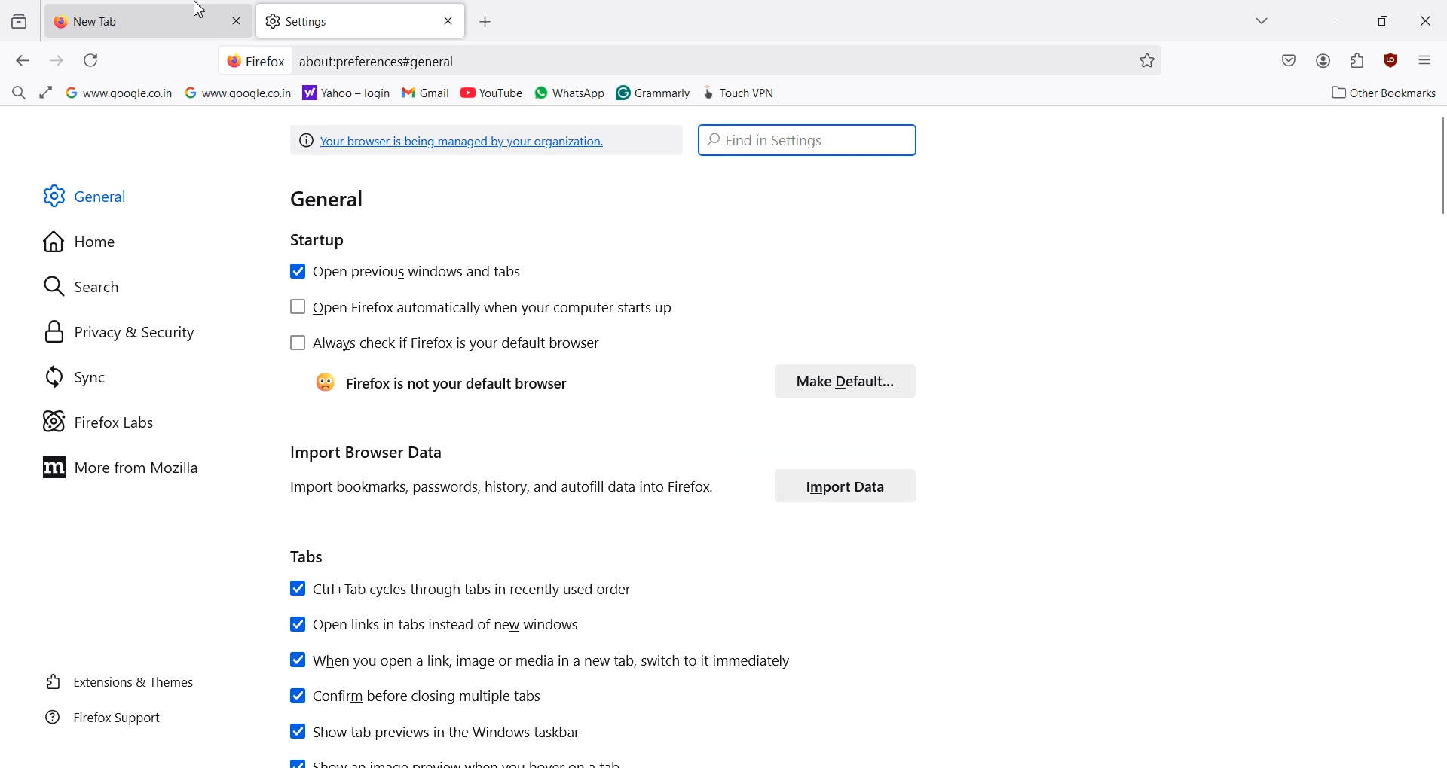 The image size is (1447, 768). What do you see at coordinates (343, 217) in the screenshot?
I see `Text` at bounding box center [343, 217].